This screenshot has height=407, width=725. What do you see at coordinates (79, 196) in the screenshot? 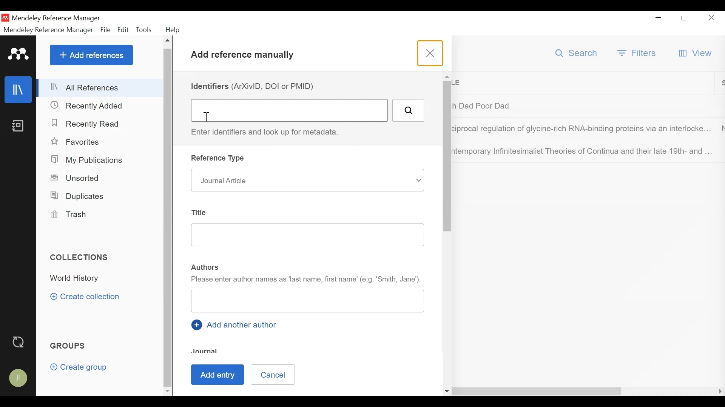
I see `Duplicates` at bounding box center [79, 196].